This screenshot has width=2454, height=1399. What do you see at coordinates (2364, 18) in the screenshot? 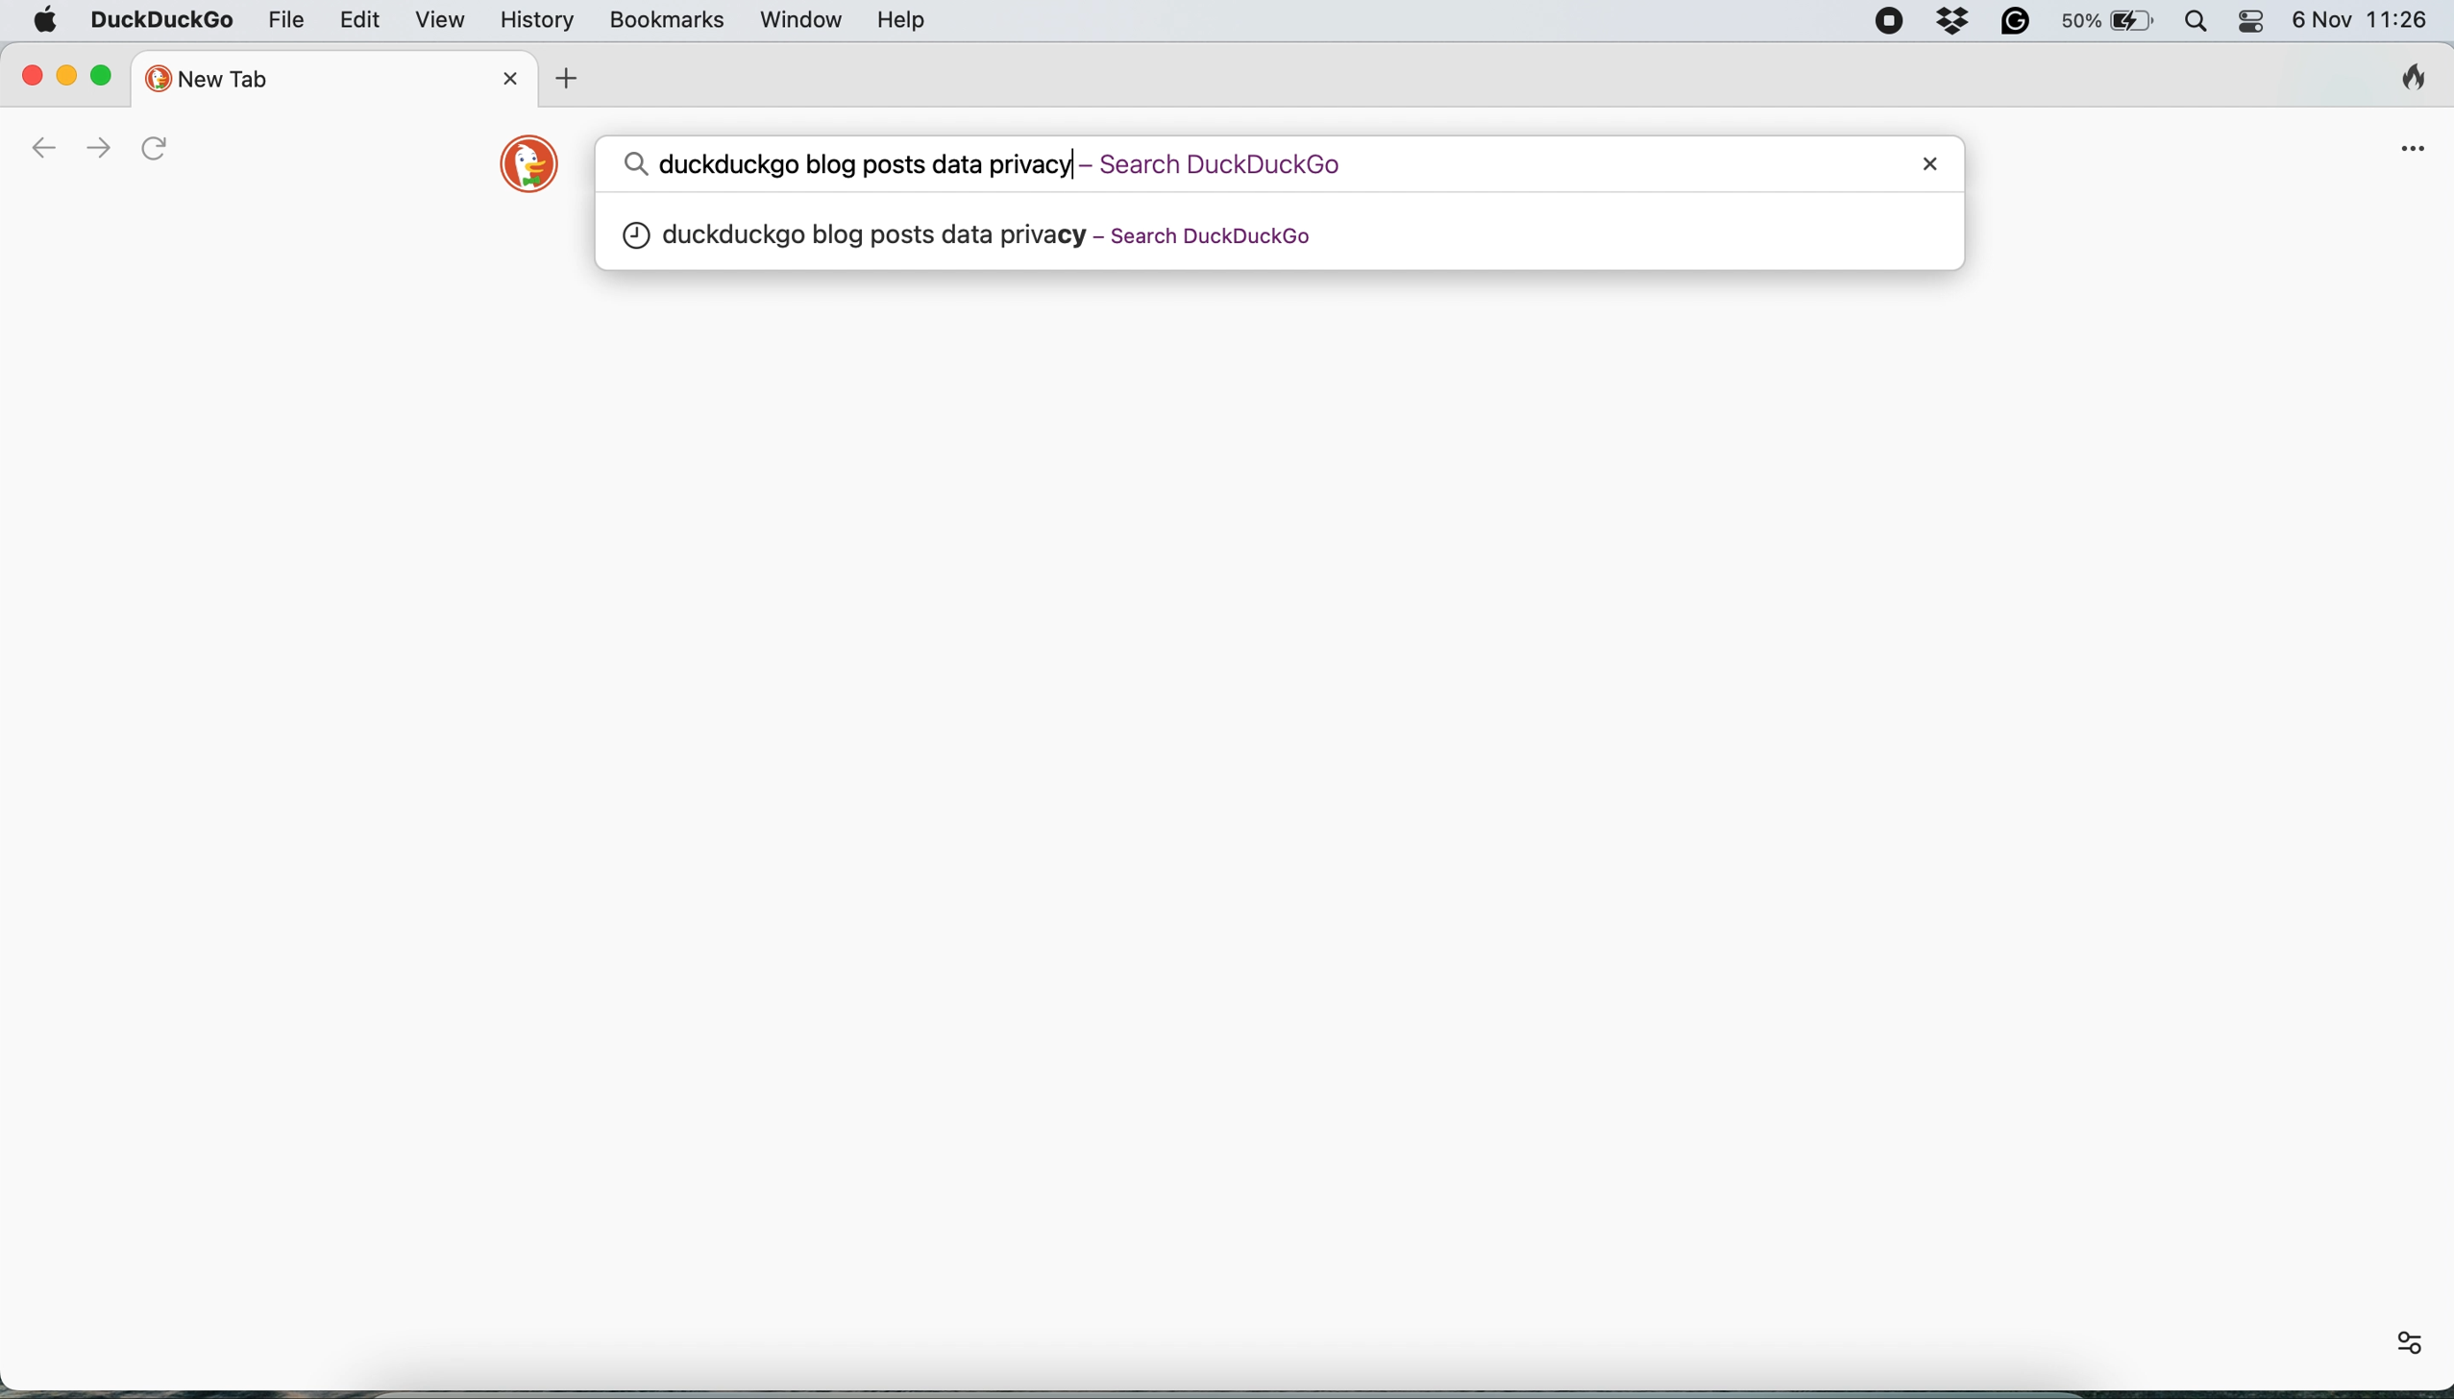
I see `6 Nov 11:26` at bounding box center [2364, 18].